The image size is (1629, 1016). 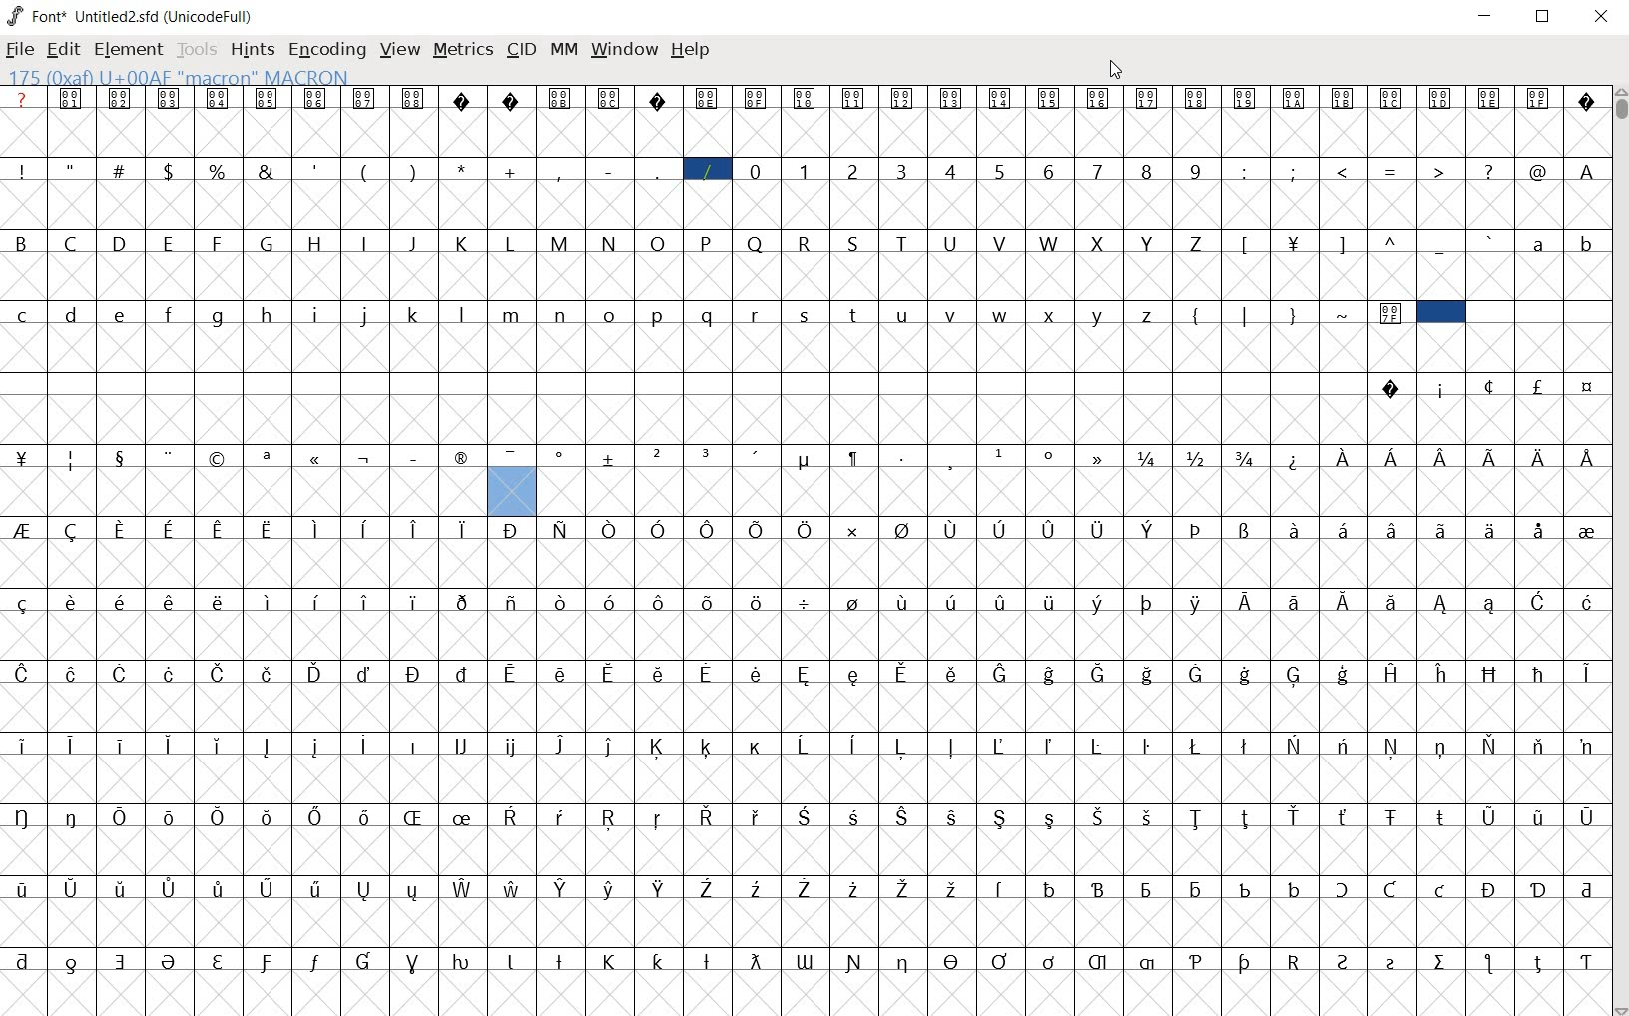 What do you see at coordinates (270, 886) in the screenshot?
I see `Symbol` at bounding box center [270, 886].